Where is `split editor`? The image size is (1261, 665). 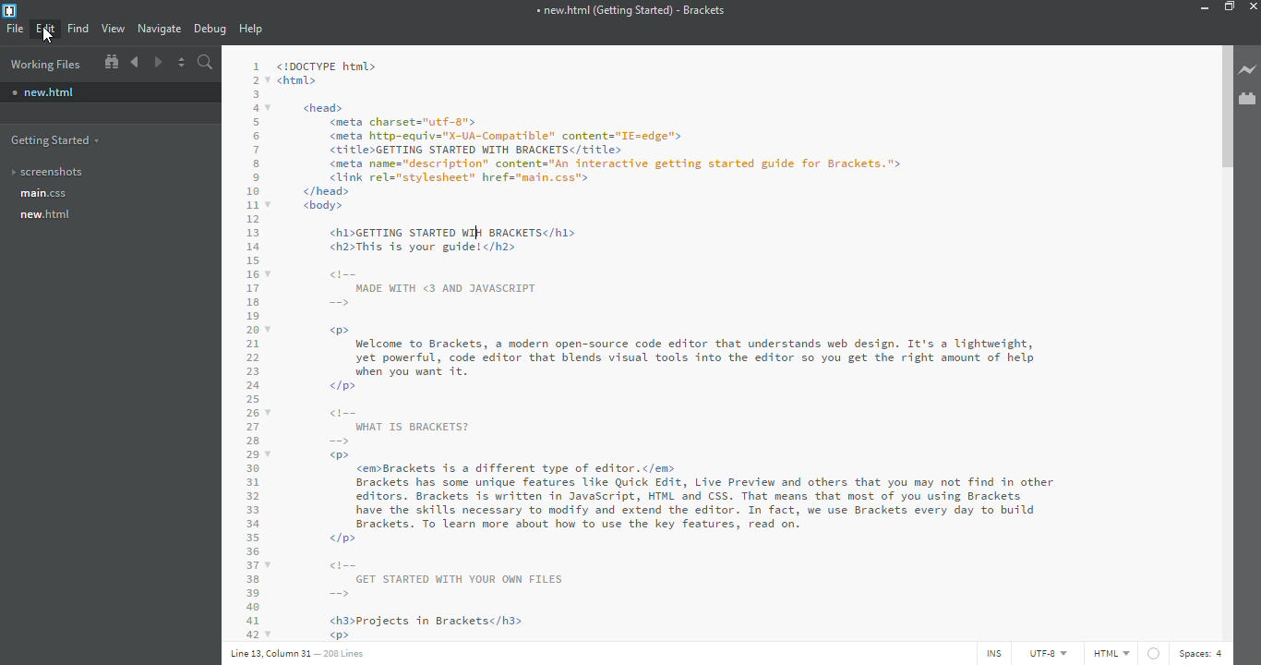
split editor is located at coordinates (181, 63).